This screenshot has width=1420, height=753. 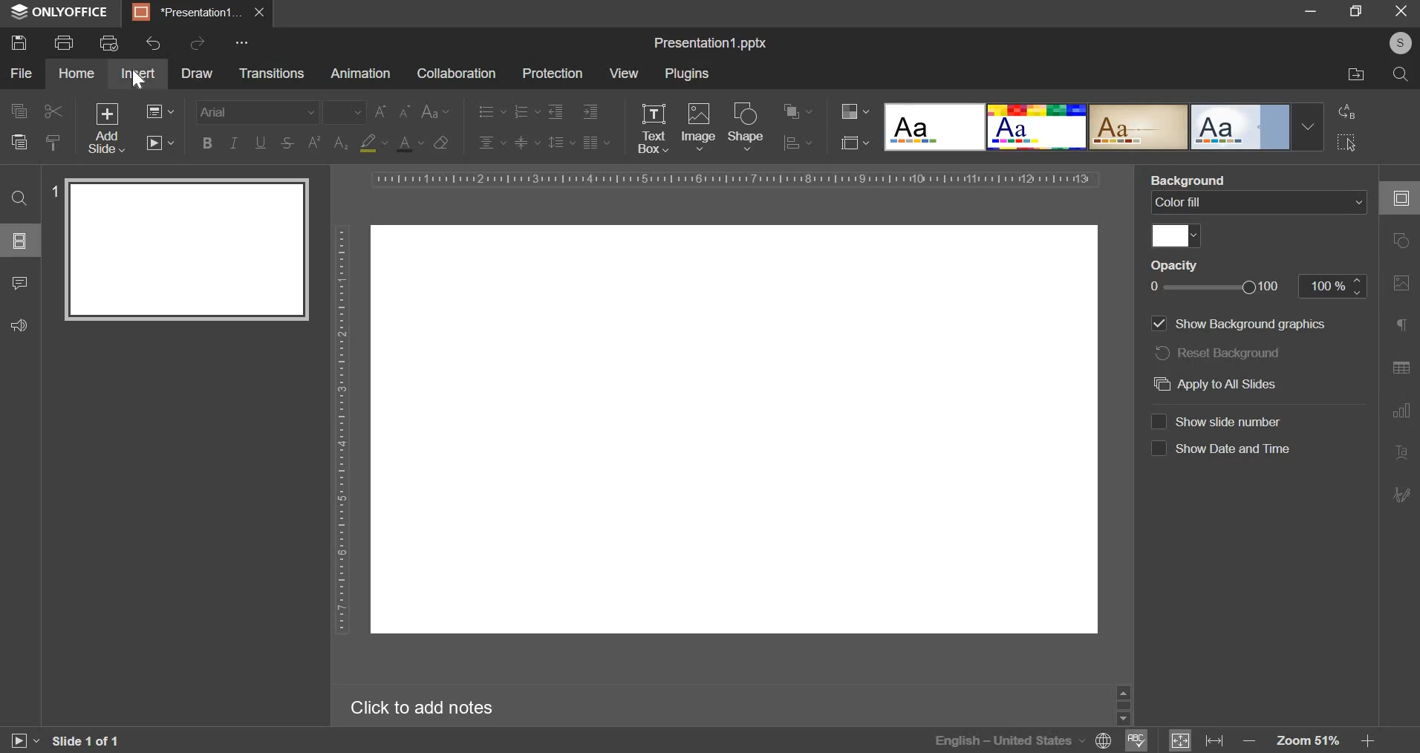 What do you see at coordinates (75, 73) in the screenshot?
I see `home` at bounding box center [75, 73].